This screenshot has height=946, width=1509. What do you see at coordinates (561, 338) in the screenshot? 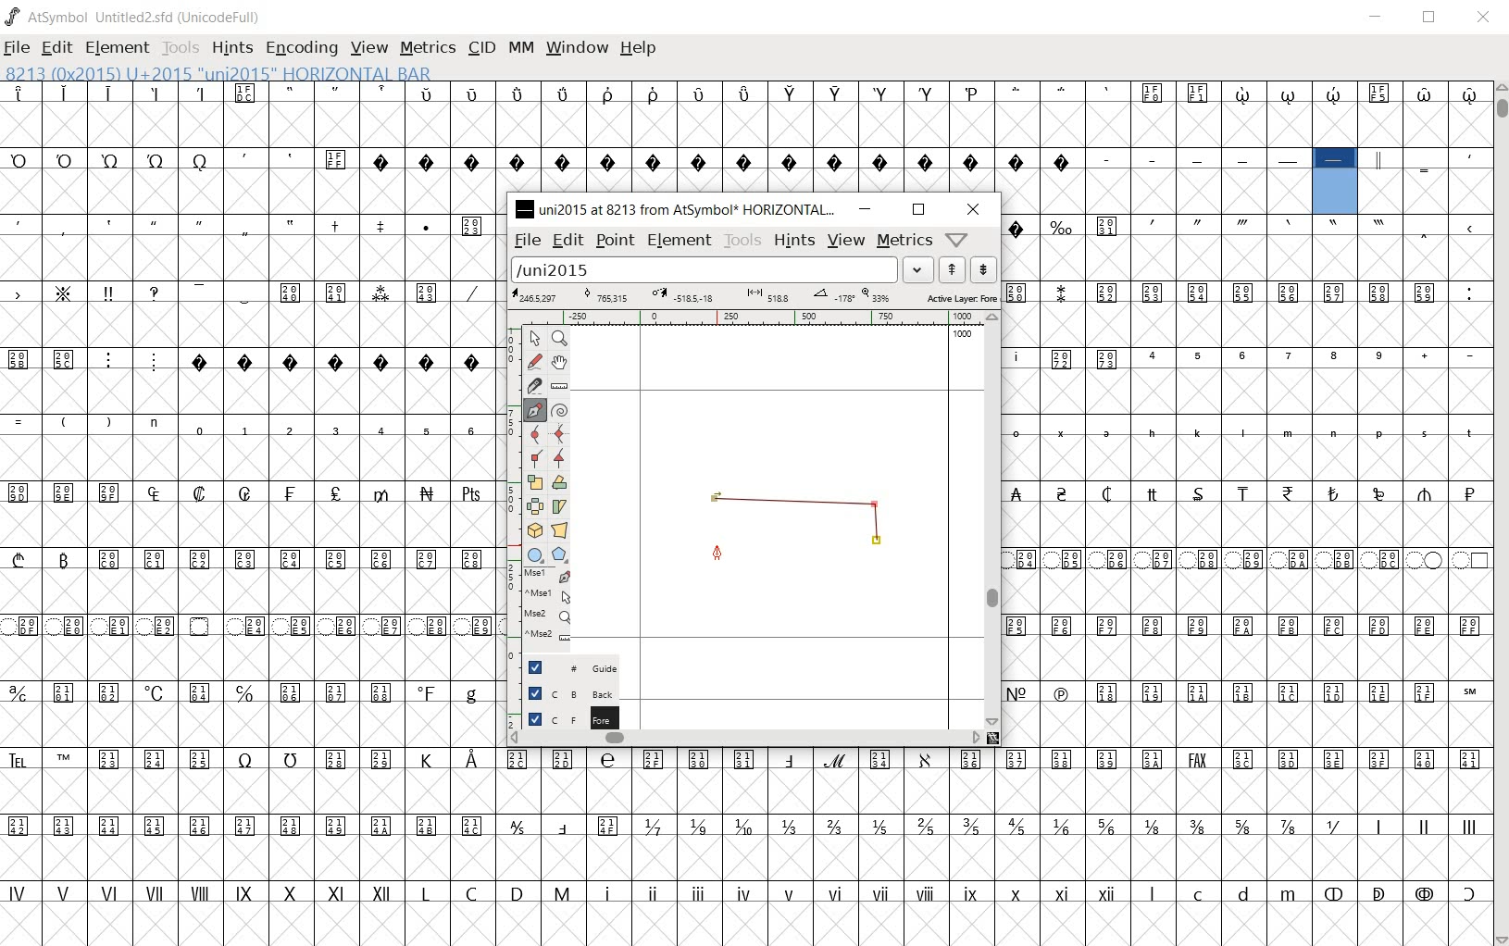
I see `MAGNIFY` at bounding box center [561, 338].